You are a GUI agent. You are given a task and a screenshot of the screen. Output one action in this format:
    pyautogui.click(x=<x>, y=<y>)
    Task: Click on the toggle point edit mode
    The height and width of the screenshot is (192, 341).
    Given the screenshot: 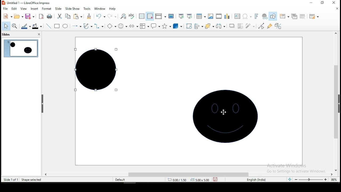 What is the action you would take?
    pyautogui.click(x=261, y=26)
    